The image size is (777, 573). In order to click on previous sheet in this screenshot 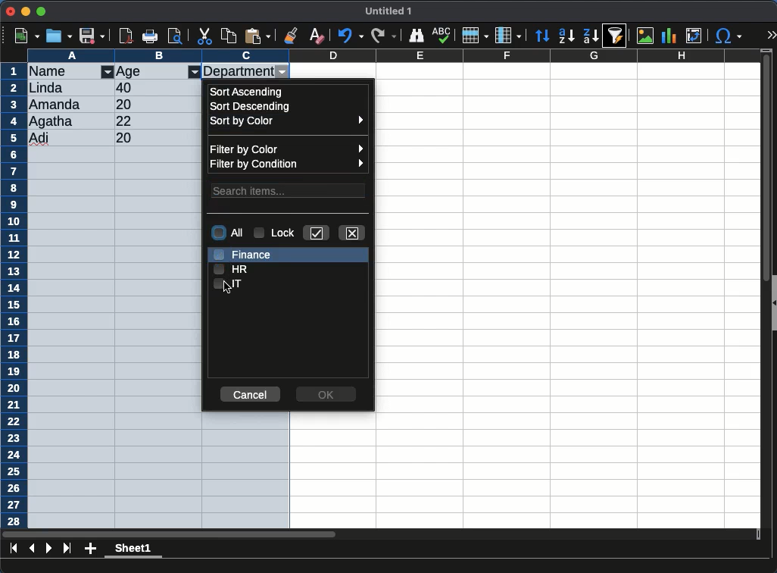, I will do `click(33, 547)`.